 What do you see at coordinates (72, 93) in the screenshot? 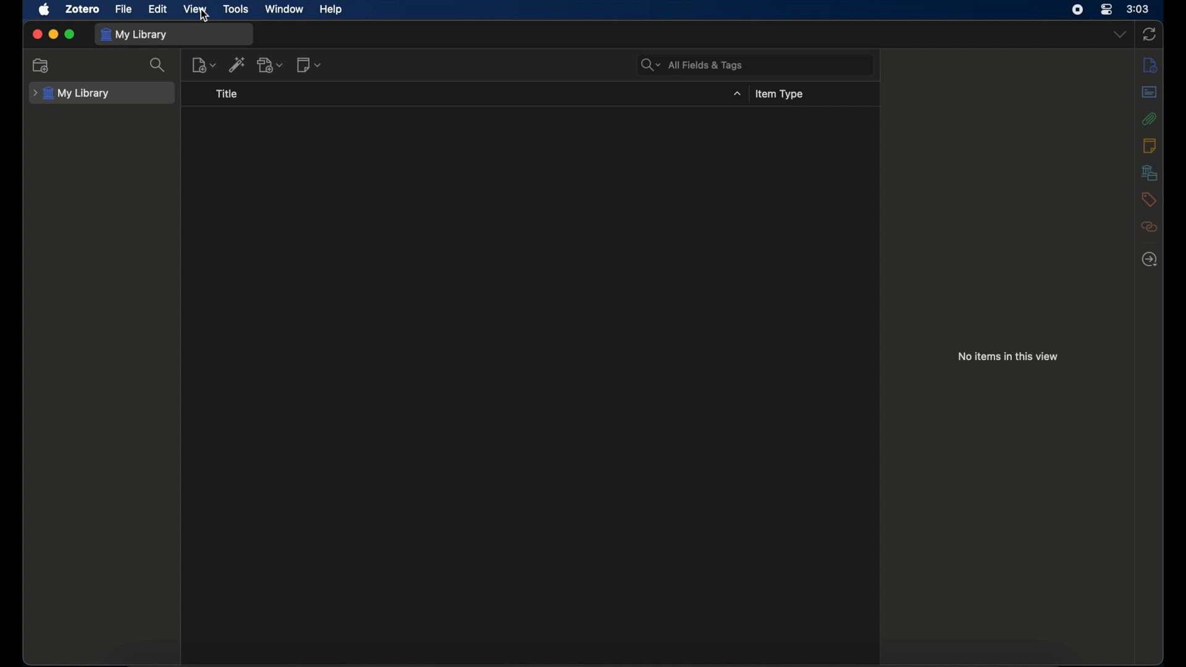
I see `my library` at bounding box center [72, 93].